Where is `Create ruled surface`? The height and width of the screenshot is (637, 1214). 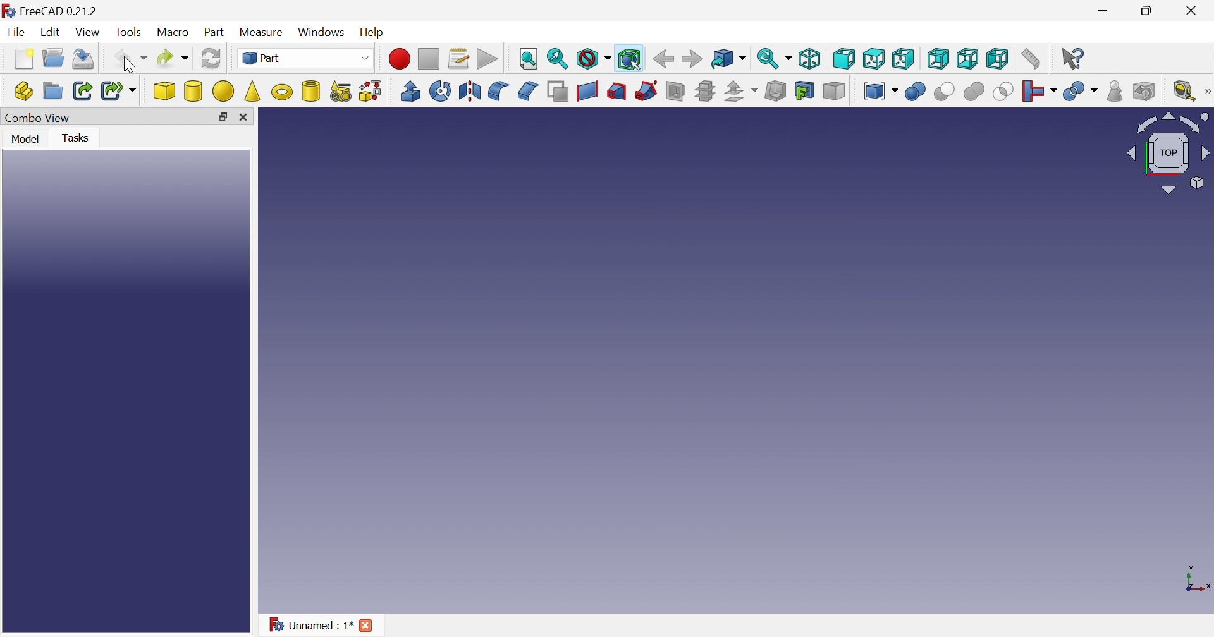
Create ruled surface is located at coordinates (587, 92).